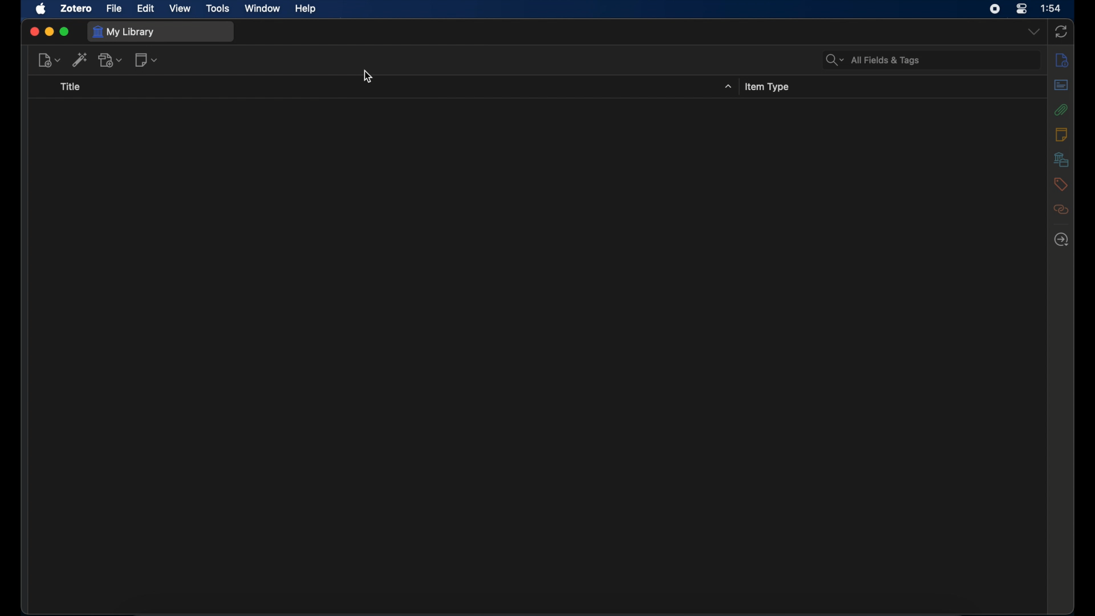 The height and width of the screenshot is (616, 1095). What do you see at coordinates (995, 9) in the screenshot?
I see `screen recorder` at bounding box center [995, 9].